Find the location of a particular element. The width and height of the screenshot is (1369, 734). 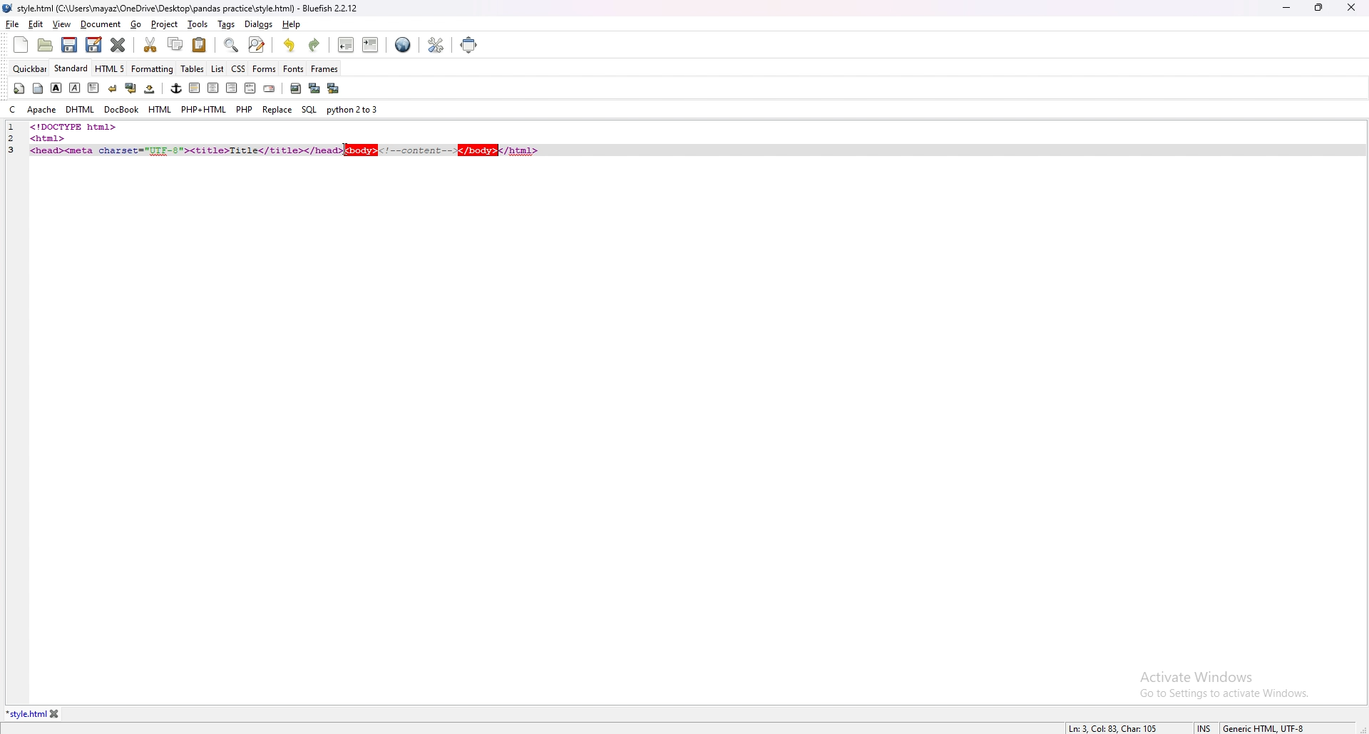

email is located at coordinates (269, 89).